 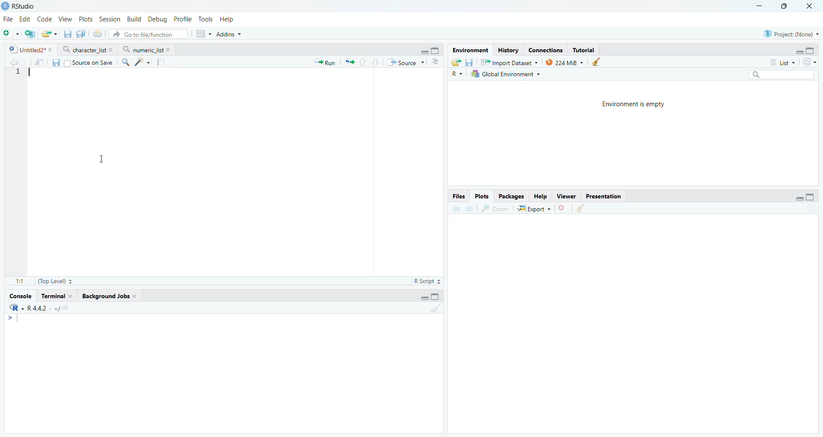 What do you see at coordinates (603, 196) in the screenshot?
I see `Presentation` at bounding box center [603, 196].